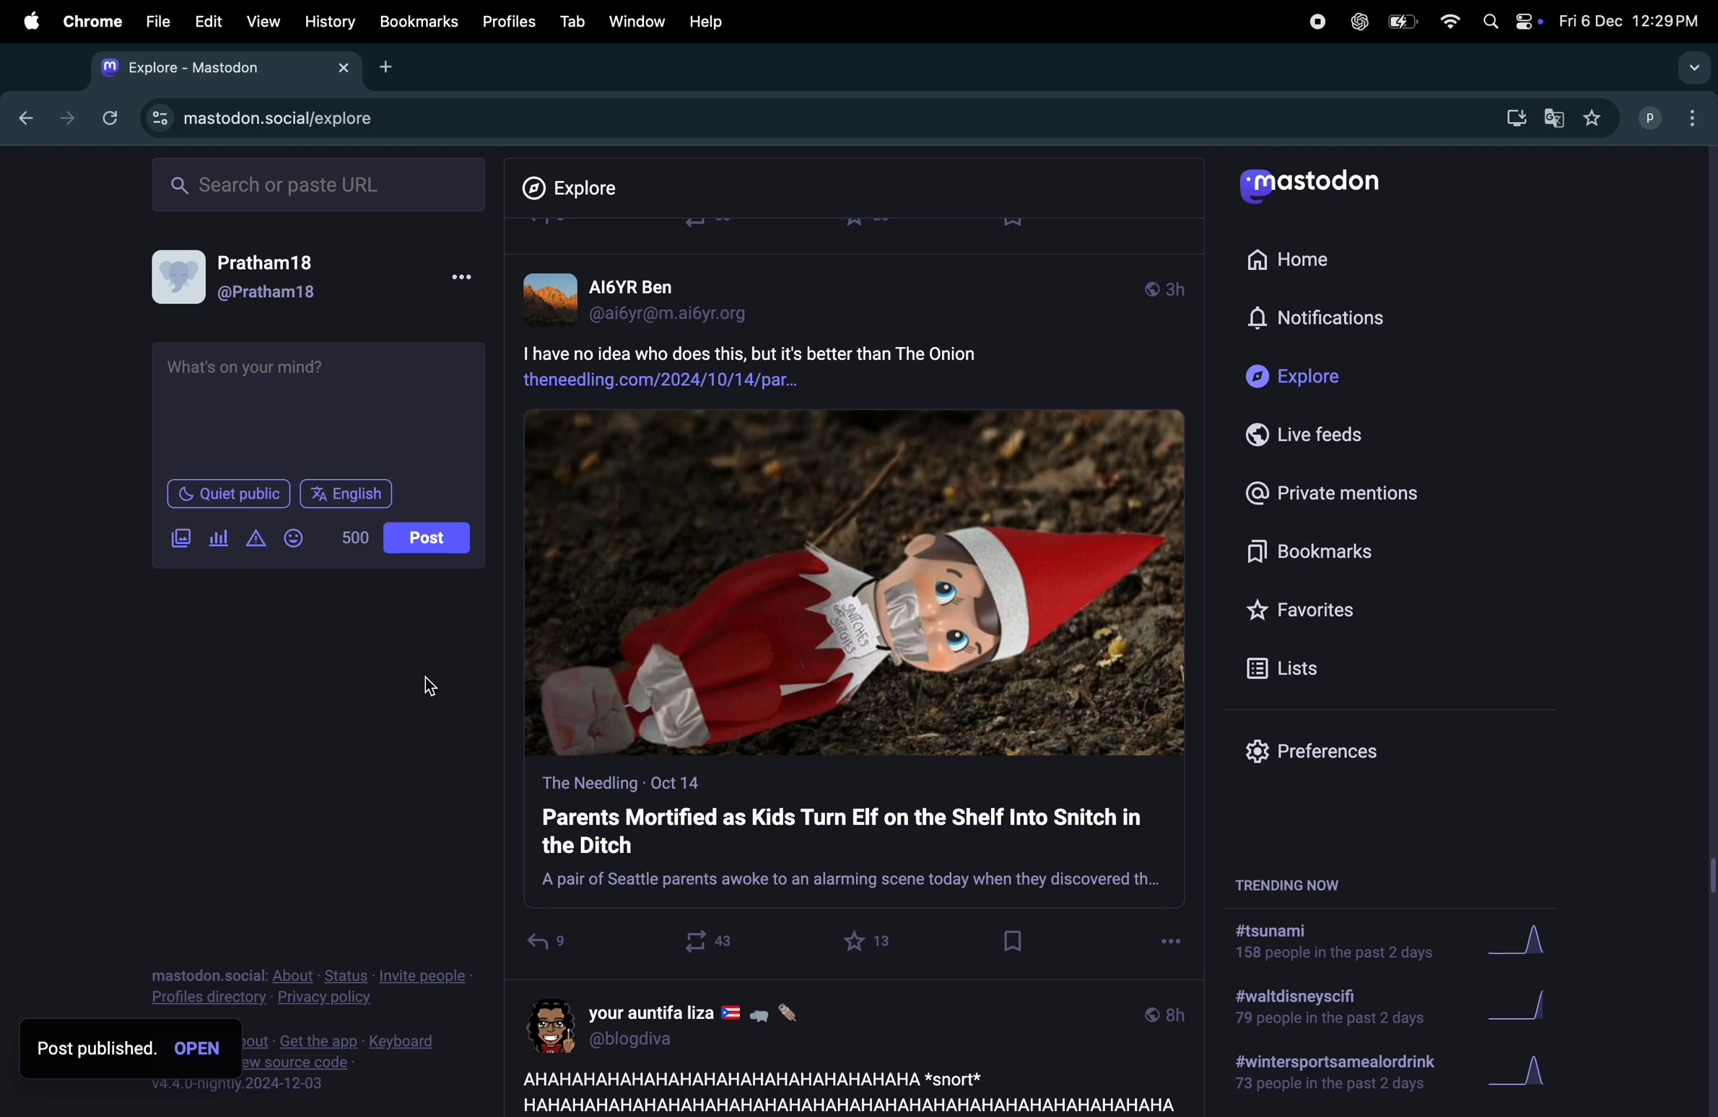 This screenshot has width=1718, height=1117. I want to click on 500 words, so click(354, 538).